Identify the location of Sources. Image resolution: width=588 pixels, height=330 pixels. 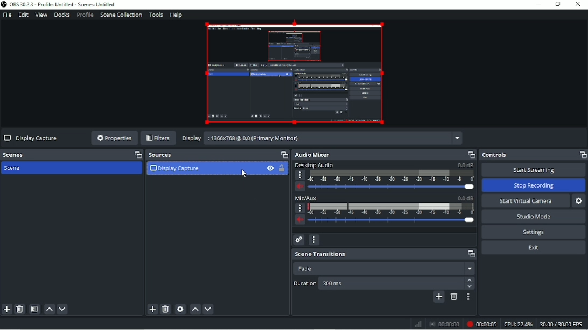
(218, 154).